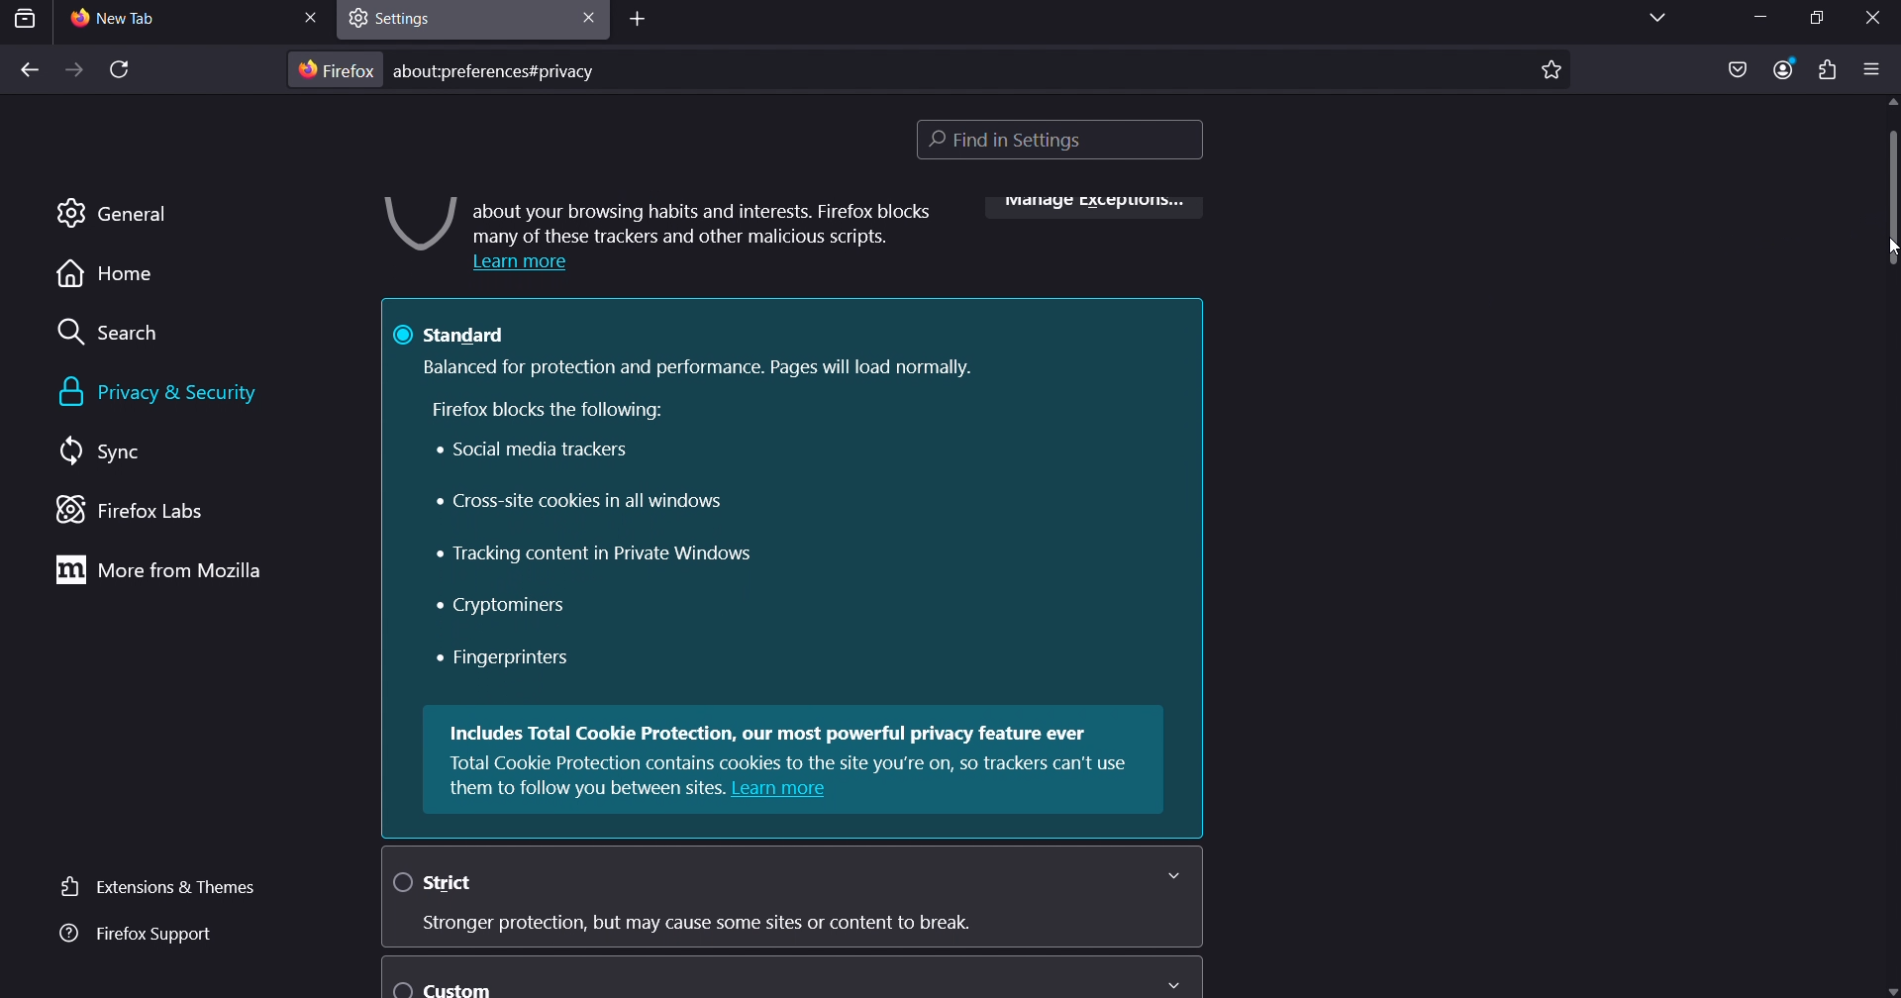  I want to click on @ standard
Balanced for protection and performance. Pages will load normally.
Firefox blocks the following:
Social media trackers
 Cross-site cookies in all windows
« Tracking content in Private Windows
« Cryptominers
« Fingerprinters, so click(785, 493).